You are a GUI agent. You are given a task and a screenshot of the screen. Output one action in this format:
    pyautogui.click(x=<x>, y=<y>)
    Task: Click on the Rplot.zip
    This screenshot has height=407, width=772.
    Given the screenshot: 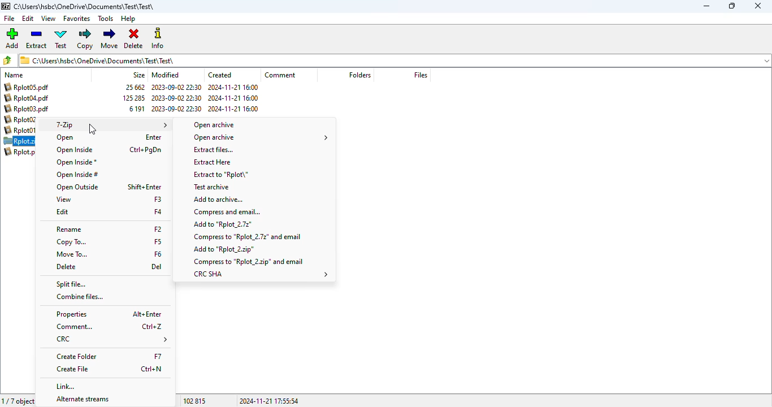 What is the action you would take?
    pyautogui.click(x=20, y=141)
    